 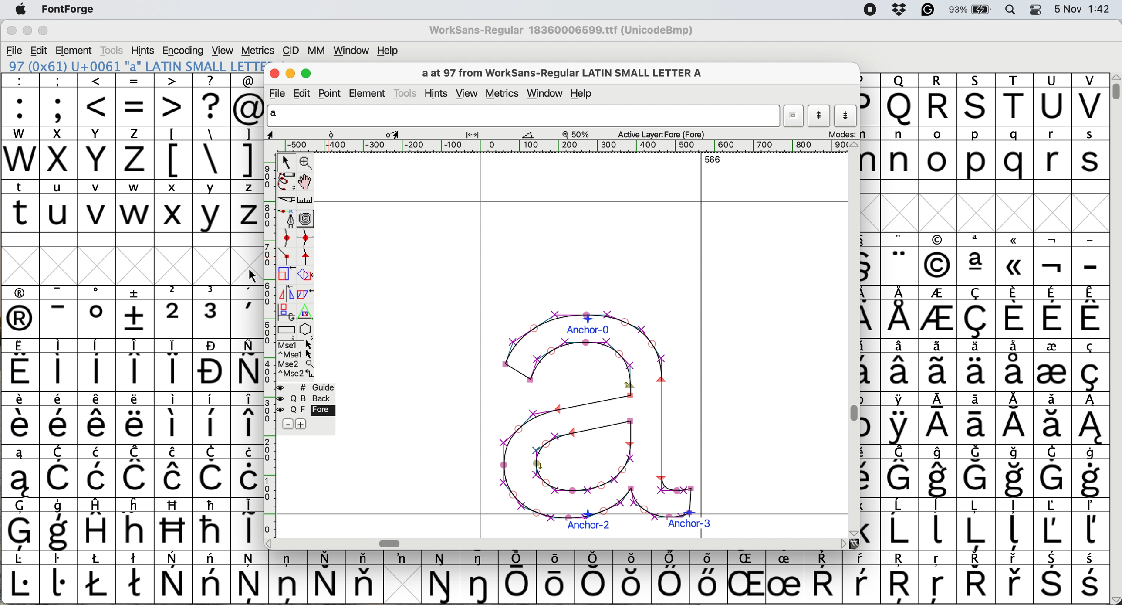 What do you see at coordinates (59, 312) in the screenshot?
I see `symbol` at bounding box center [59, 312].